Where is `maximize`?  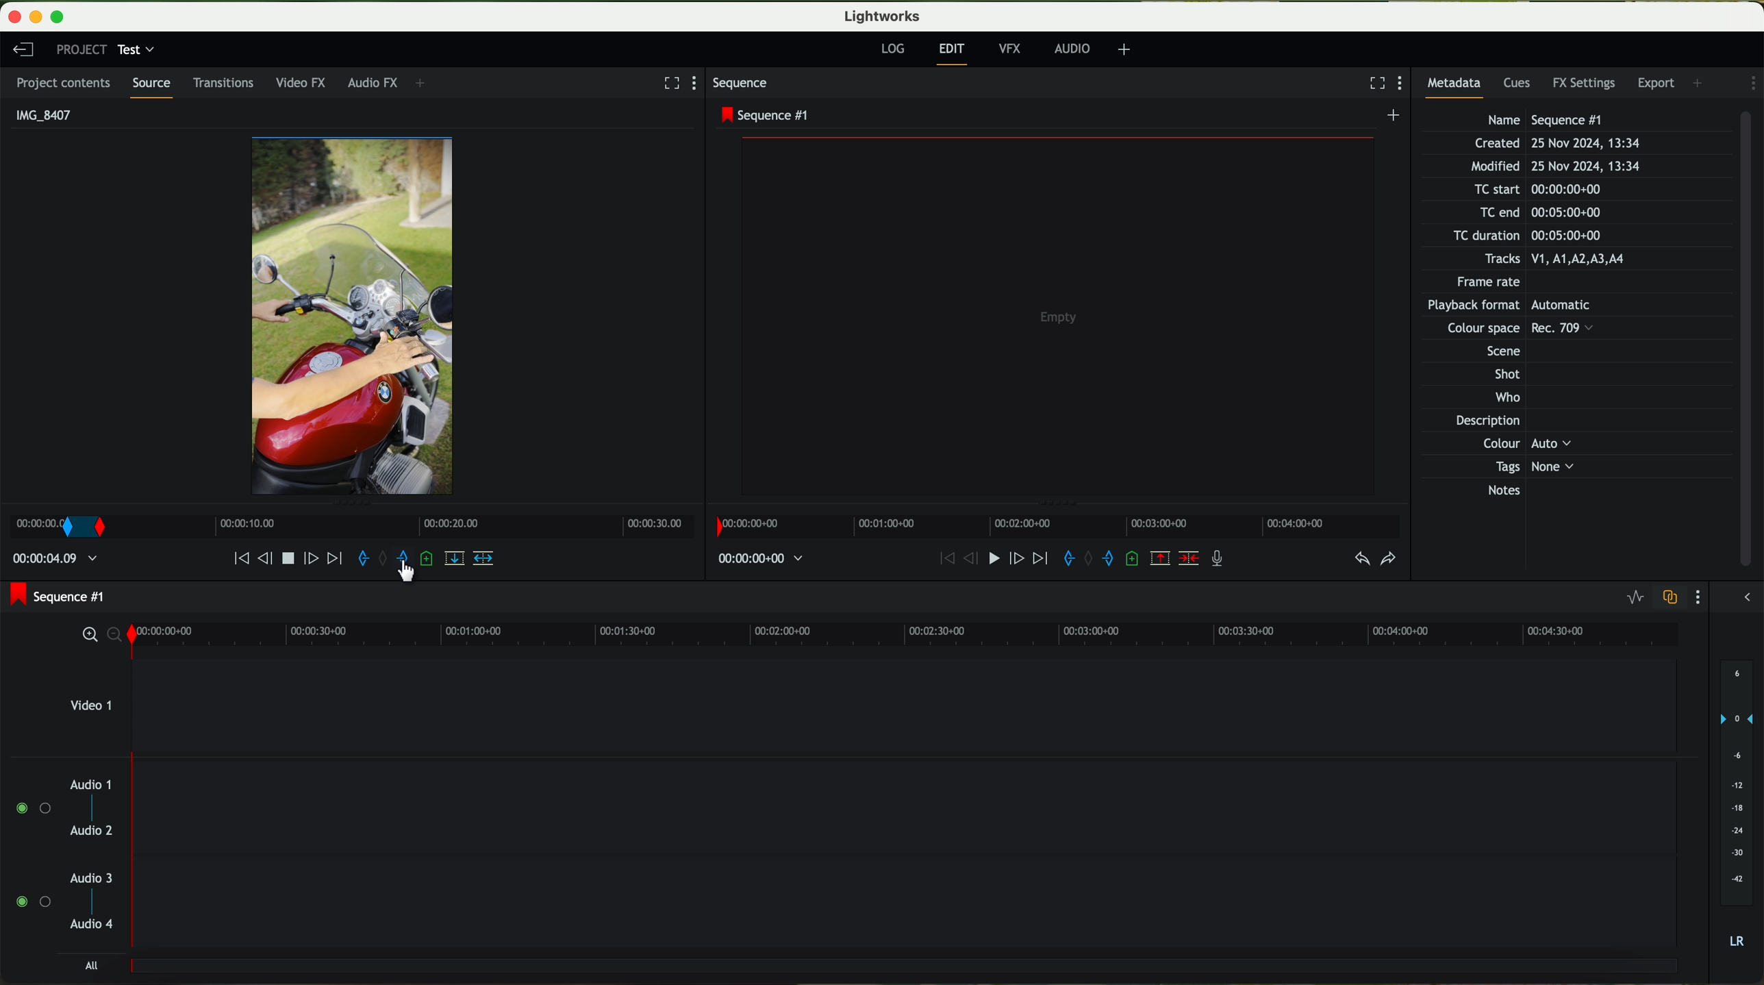 maximize is located at coordinates (65, 15).